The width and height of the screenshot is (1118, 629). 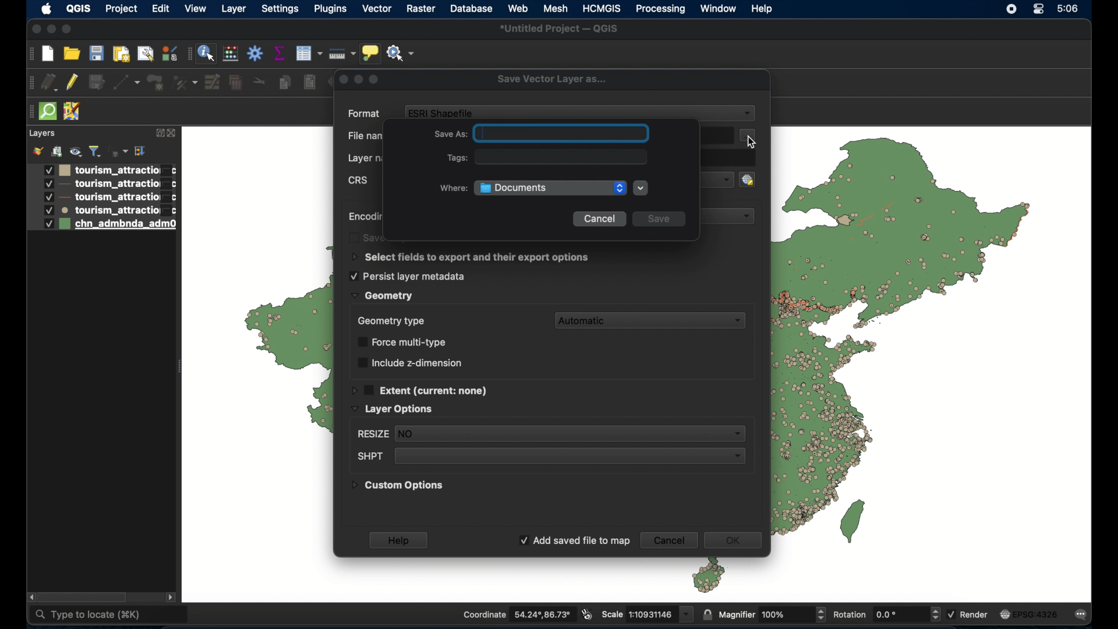 What do you see at coordinates (886, 613) in the screenshot?
I see `rotation` at bounding box center [886, 613].